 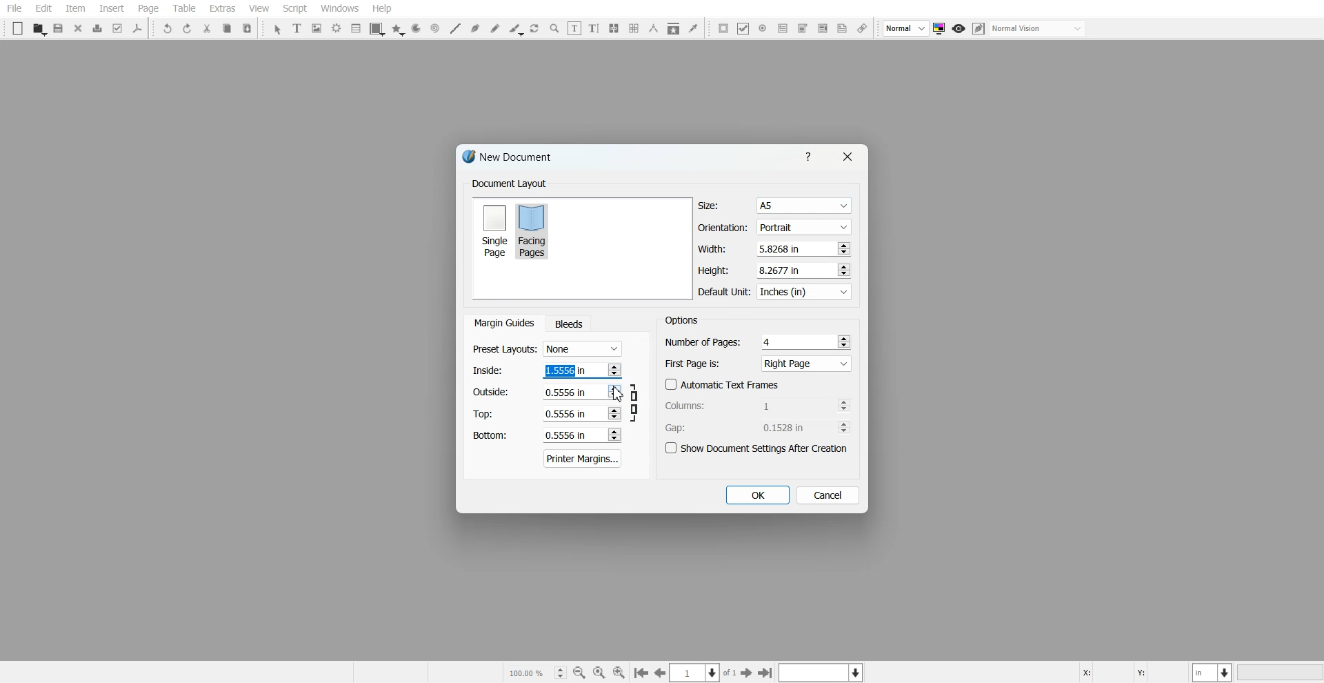 I want to click on Text, so click(x=509, y=184).